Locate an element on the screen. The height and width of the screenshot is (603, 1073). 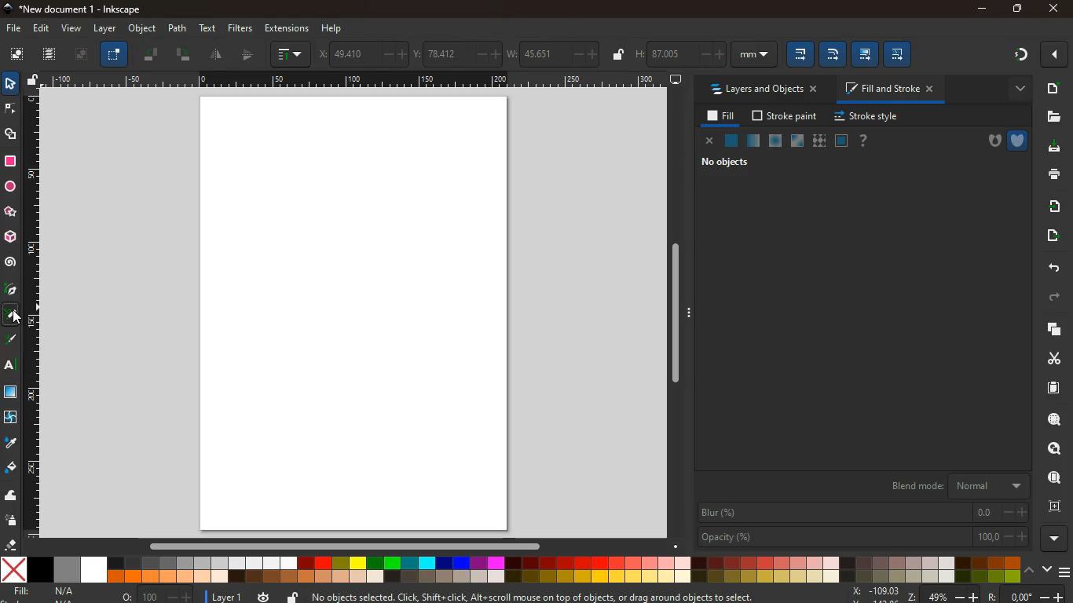
up is located at coordinates (1031, 568).